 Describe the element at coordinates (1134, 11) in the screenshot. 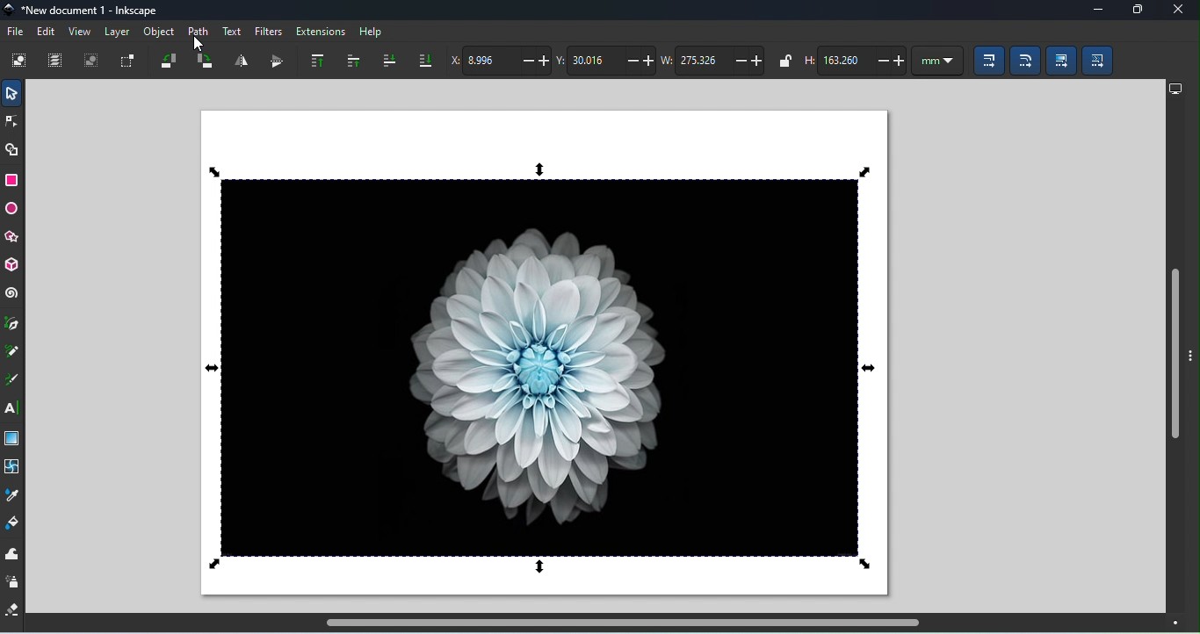

I see `Maximize` at that location.